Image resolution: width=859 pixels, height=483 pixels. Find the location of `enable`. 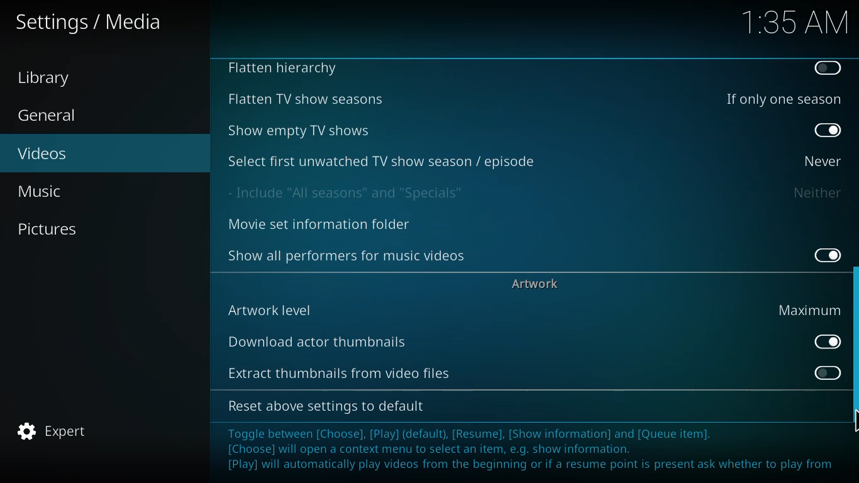

enable is located at coordinates (827, 68).